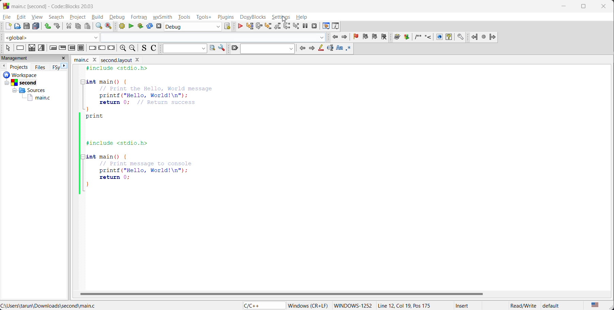 The width and height of the screenshot is (614, 310). What do you see at coordinates (87, 26) in the screenshot?
I see `paste` at bounding box center [87, 26].